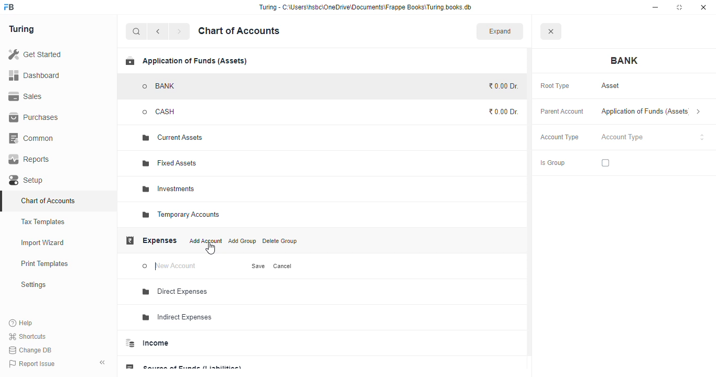 This screenshot has width=716, height=377. I want to click on sales, so click(26, 96).